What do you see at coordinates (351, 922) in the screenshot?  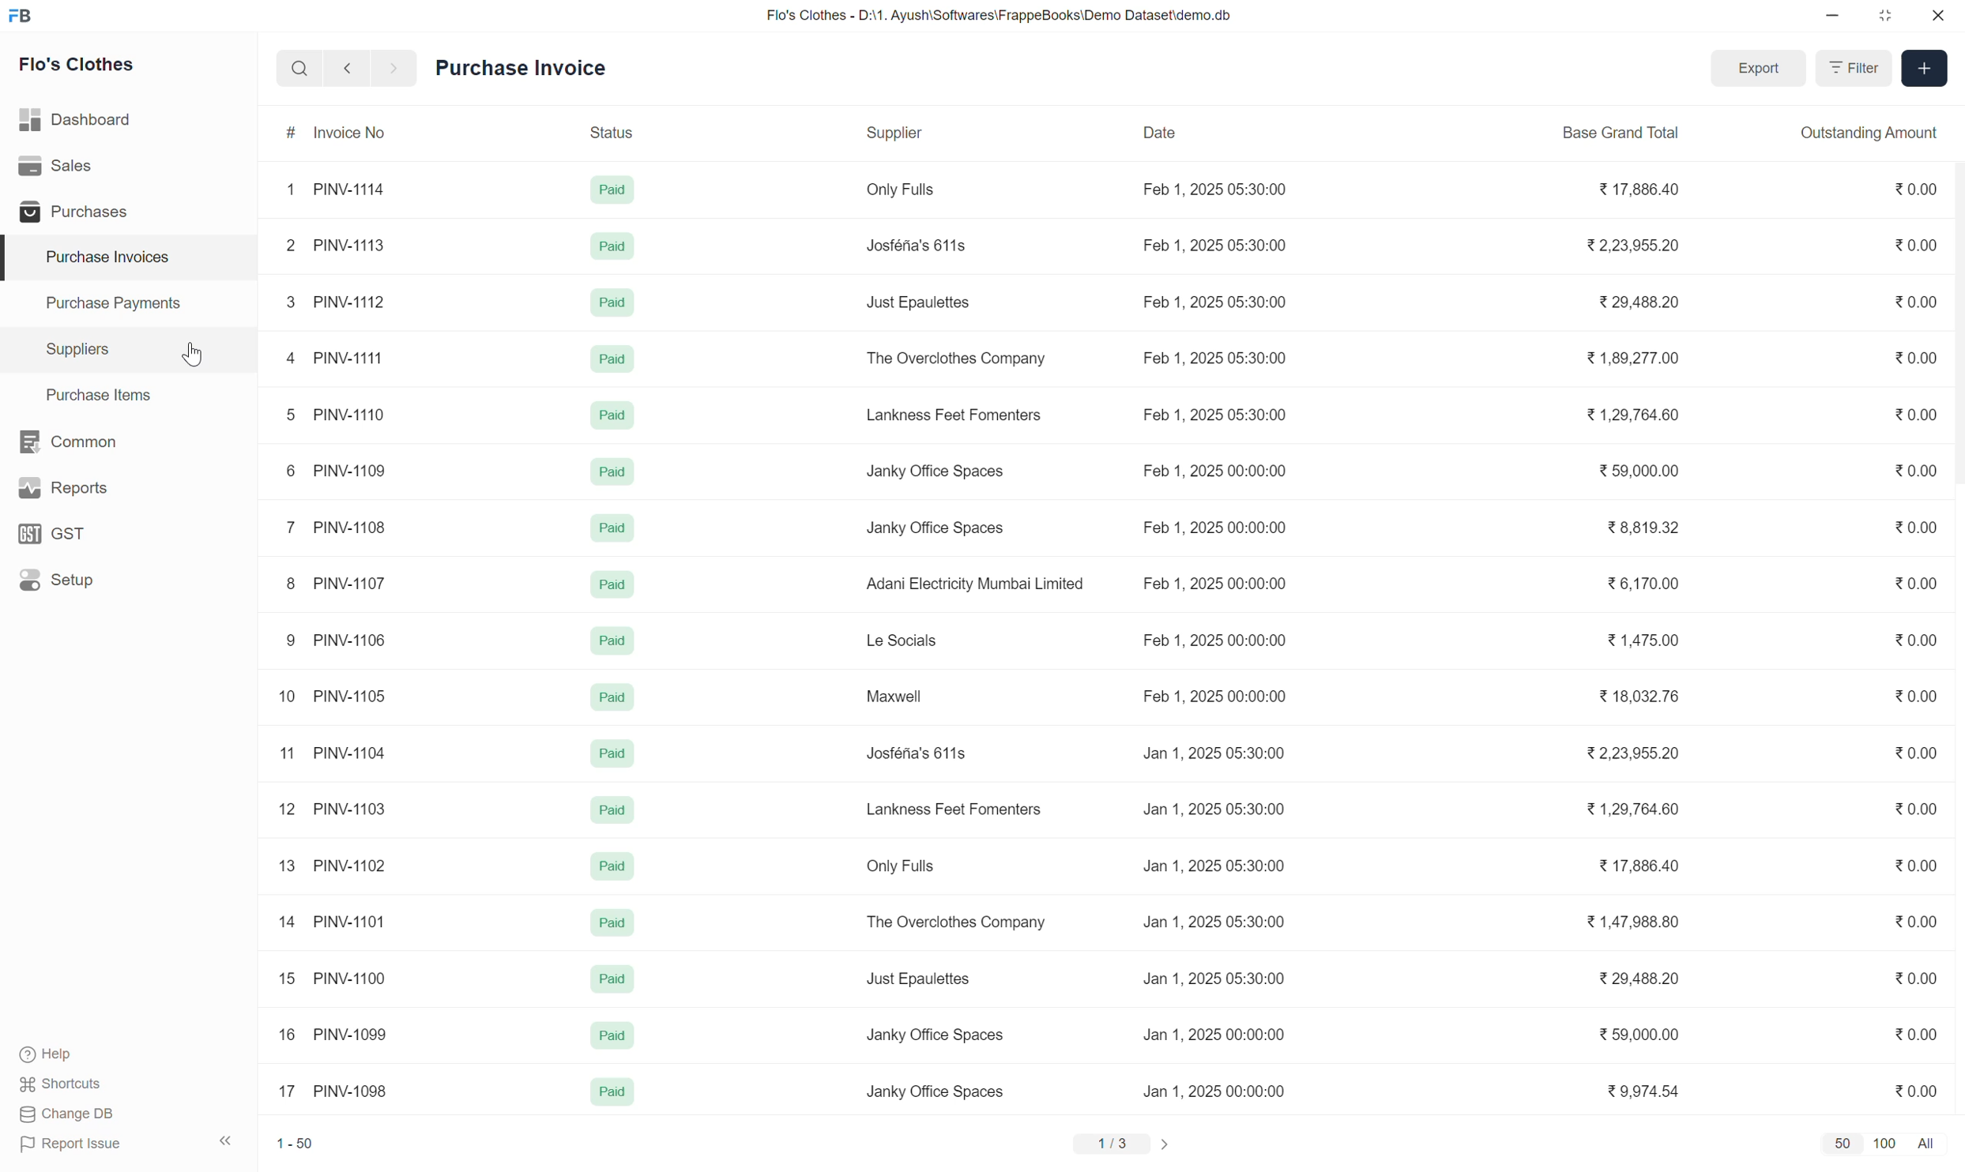 I see `PINV-1101` at bounding box center [351, 922].